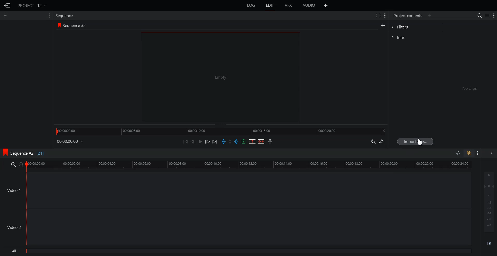 This screenshot has height=256, width=497. I want to click on Toggle Auto track Sync, so click(469, 153).